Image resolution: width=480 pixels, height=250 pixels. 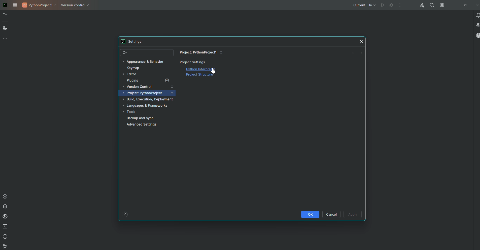 What do you see at coordinates (141, 118) in the screenshot?
I see `Backup and Sync` at bounding box center [141, 118].